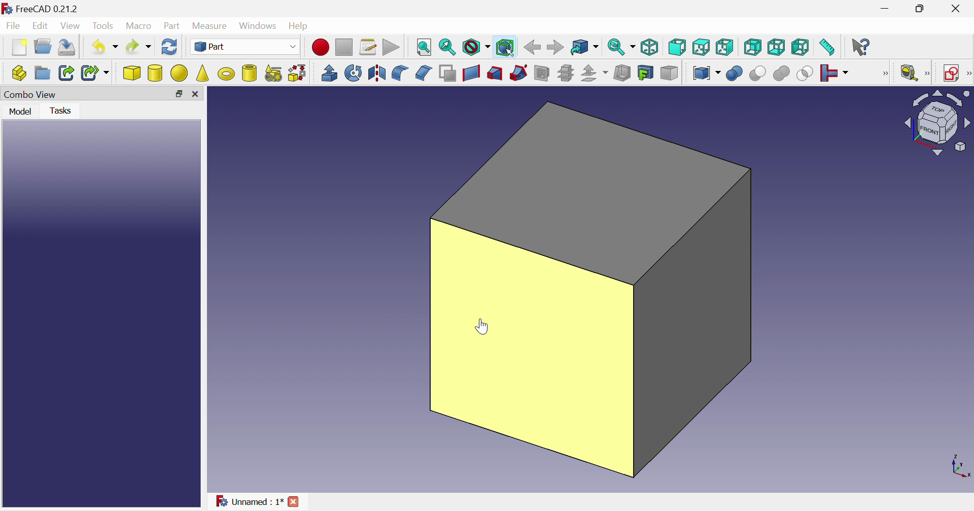 Image resolution: width=974 pixels, height=511 pixels. Describe the element at coordinates (955, 11) in the screenshot. I see `Close` at that location.